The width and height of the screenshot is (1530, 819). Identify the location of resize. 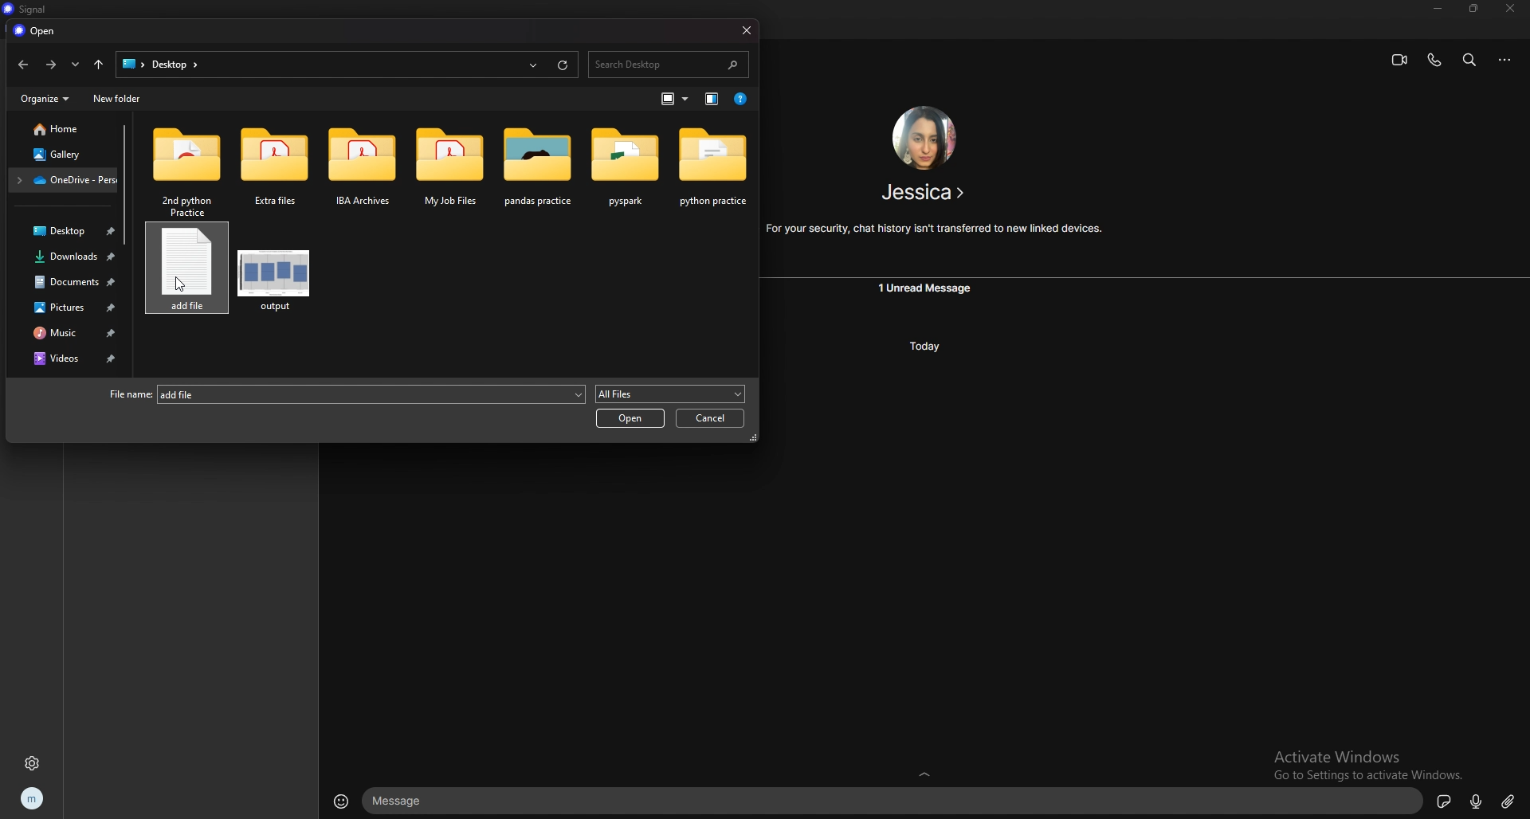
(1473, 8).